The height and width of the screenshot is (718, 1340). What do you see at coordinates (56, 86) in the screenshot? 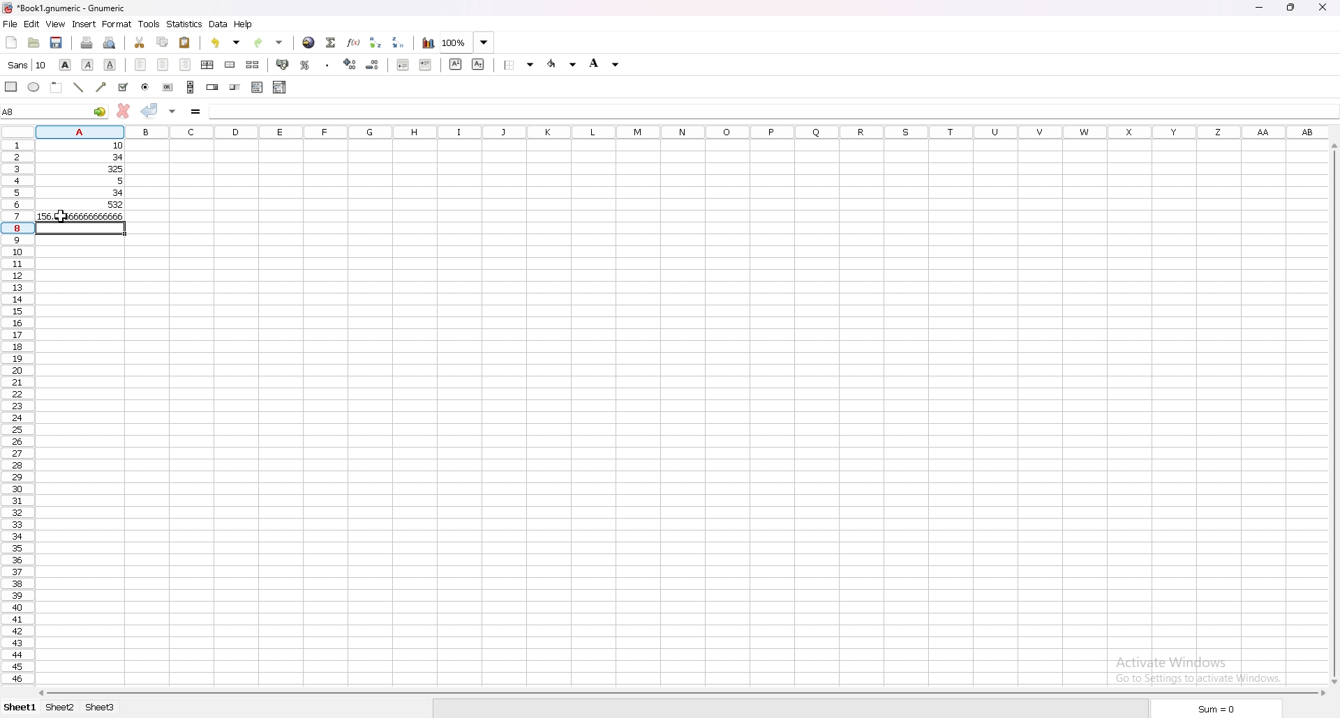
I see `frame` at bounding box center [56, 86].